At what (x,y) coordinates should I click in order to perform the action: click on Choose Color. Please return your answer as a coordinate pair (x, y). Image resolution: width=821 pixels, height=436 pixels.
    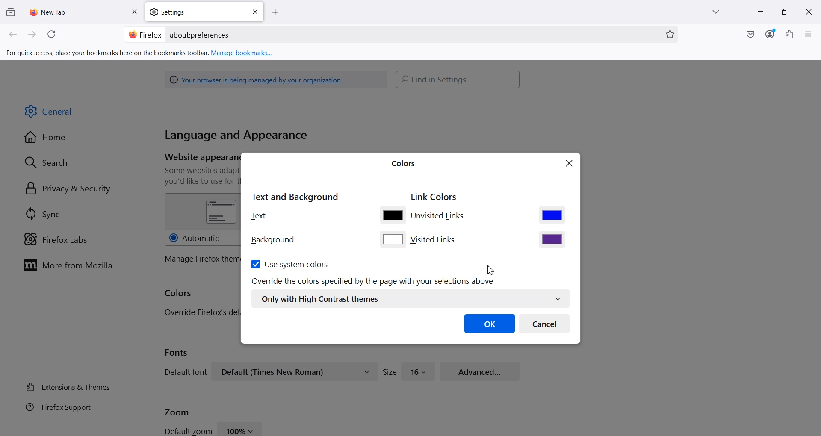
    Looking at the image, I should click on (393, 239).